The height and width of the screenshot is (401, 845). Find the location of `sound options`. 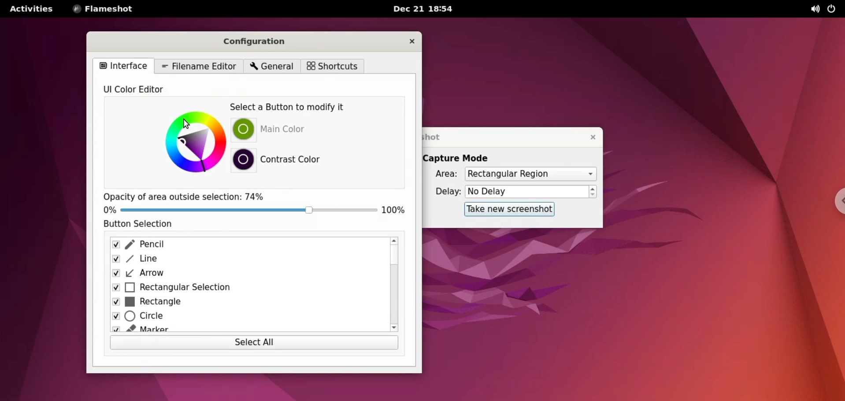

sound options is located at coordinates (816, 9).